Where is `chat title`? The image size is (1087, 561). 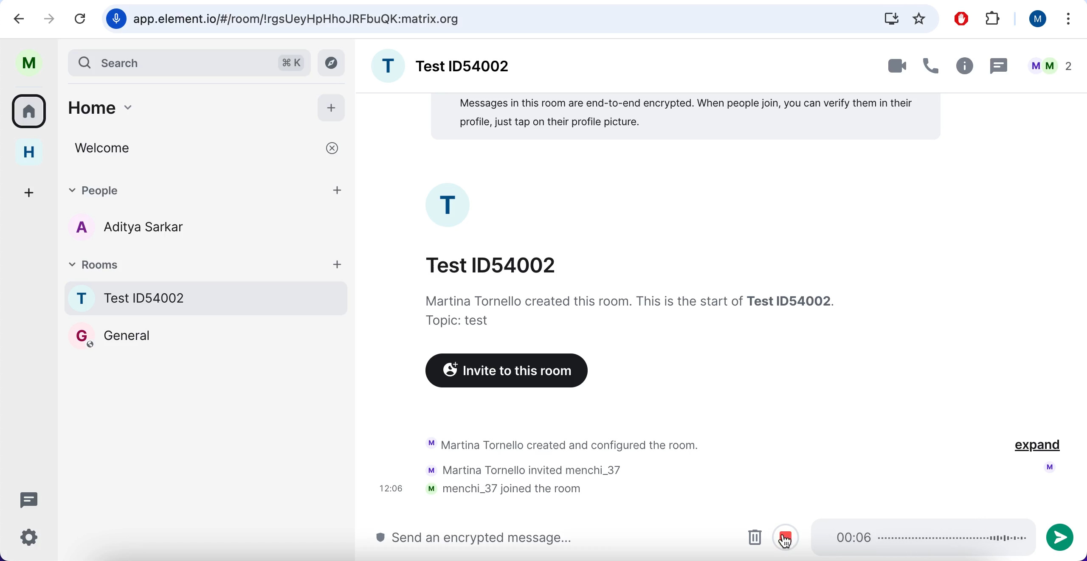 chat title is located at coordinates (493, 264).